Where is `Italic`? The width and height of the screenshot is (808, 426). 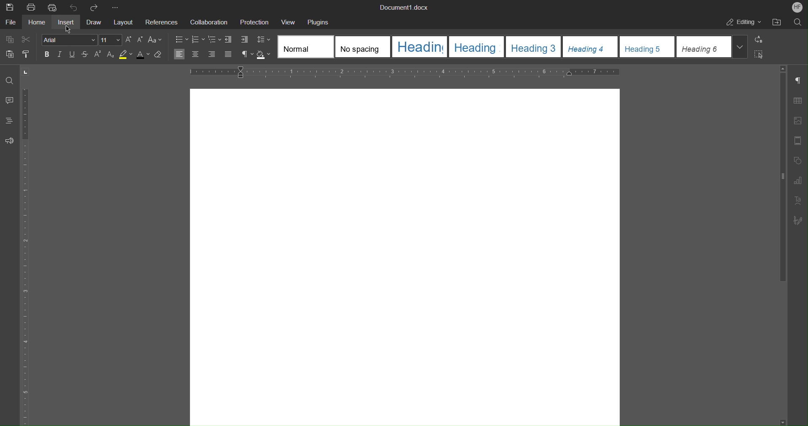 Italic is located at coordinates (60, 54).